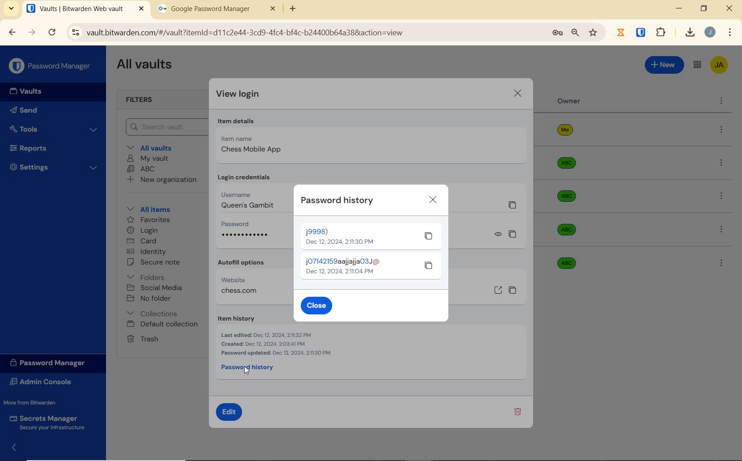 This screenshot has height=461, width=742. What do you see at coordinates (680, 8) in the screenshot?
I see `minimize` at bounding box center [680, 8].